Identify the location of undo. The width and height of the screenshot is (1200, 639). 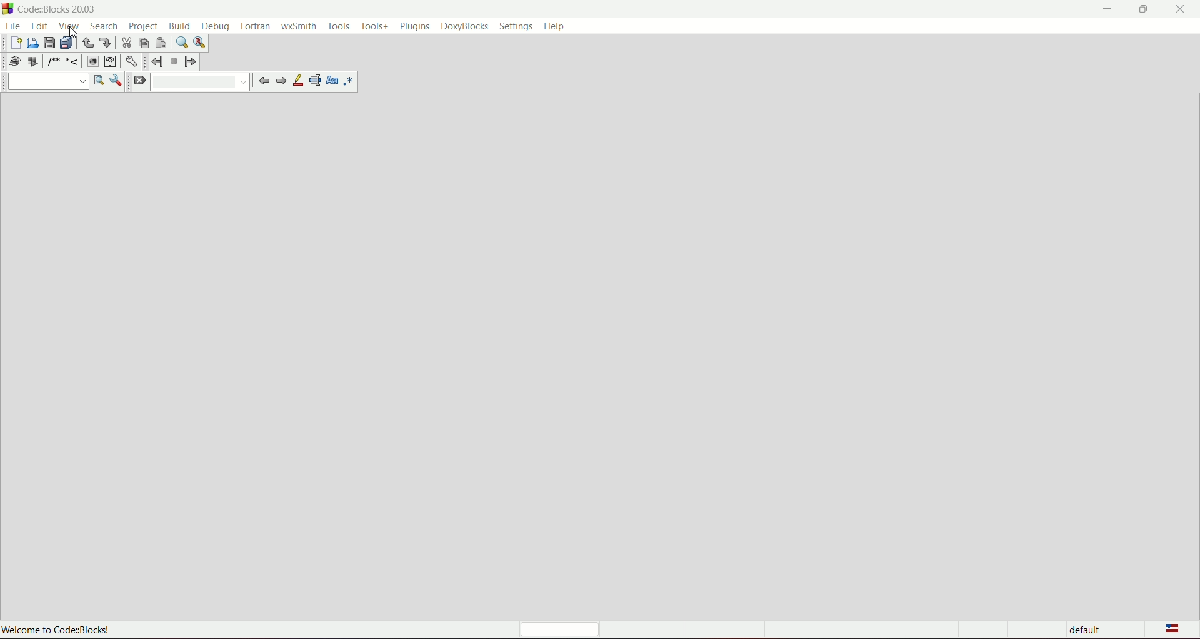
(89, 43).